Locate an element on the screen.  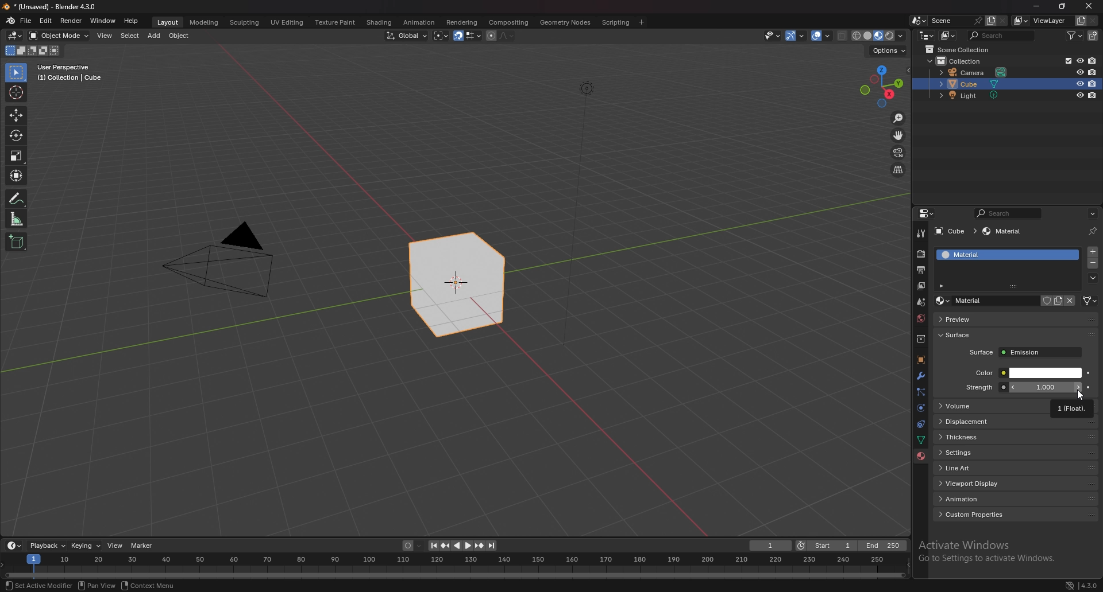
tool is located at coordinates (921, 233).